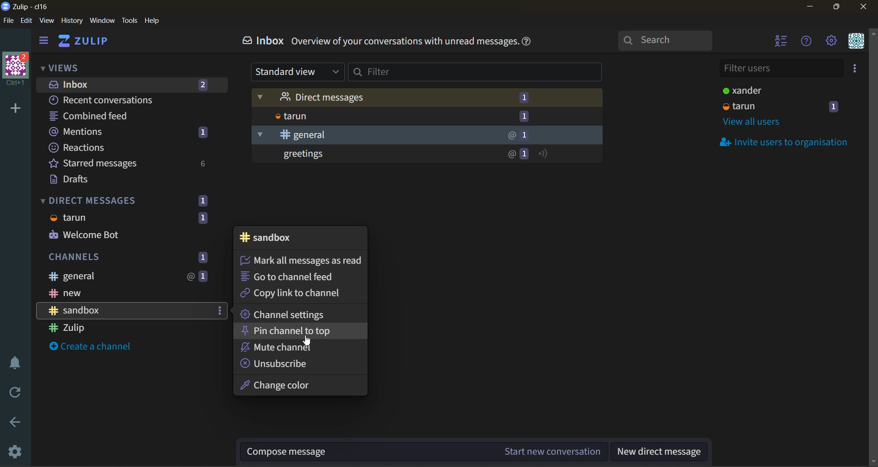 The height and width of the screenshot is (467, 878). I want to click on users and status, so click(776, 91).